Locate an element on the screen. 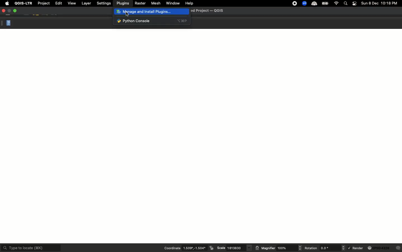 Image resolution: width=402 pixels, height=252 pixels. Untitled is located at coordinates (210, 10).